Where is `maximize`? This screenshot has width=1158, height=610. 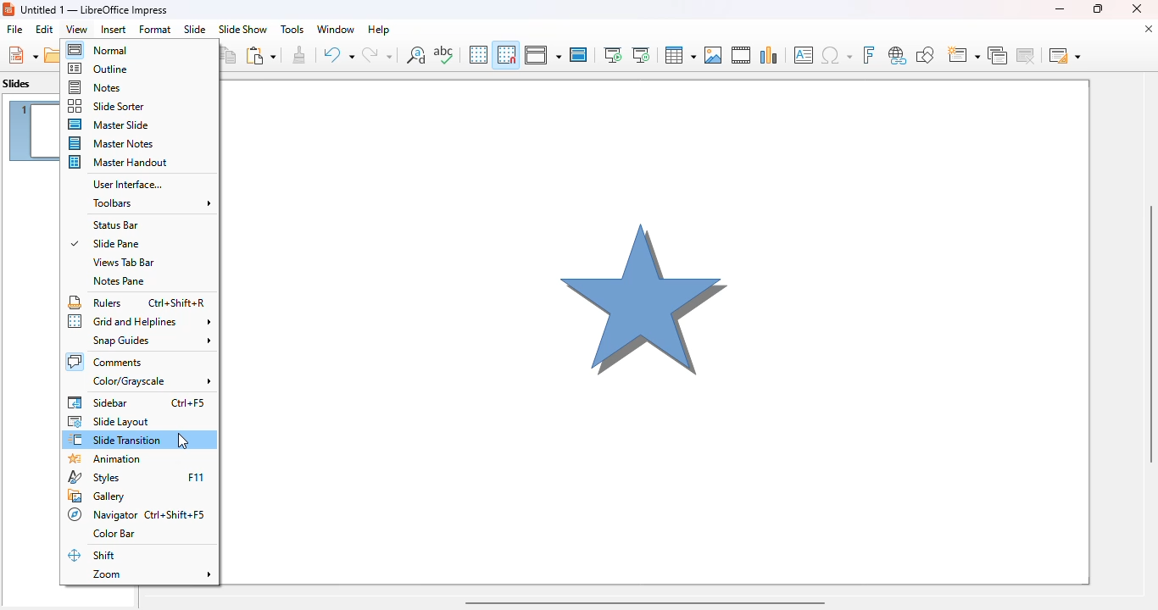 maximize is located at coordinates (1097, 8).